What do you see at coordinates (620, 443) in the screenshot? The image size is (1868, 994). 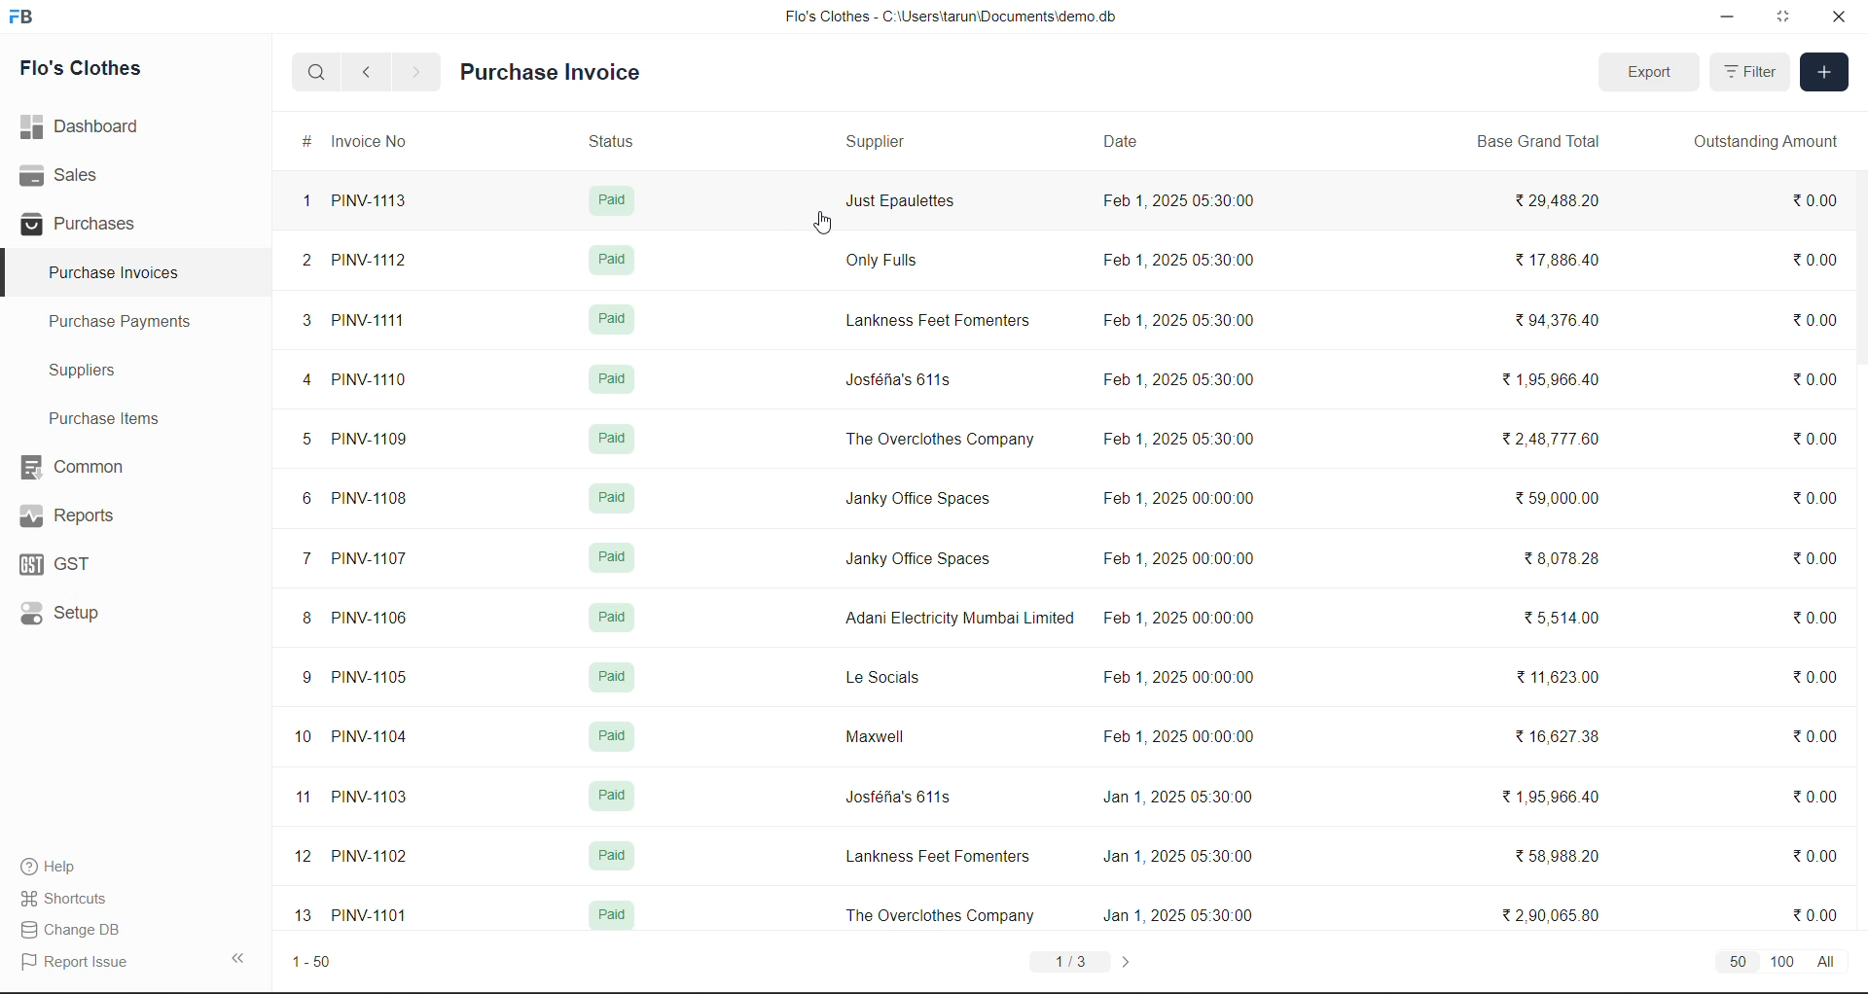 I see `Paid` at bounding box center [620, 443].